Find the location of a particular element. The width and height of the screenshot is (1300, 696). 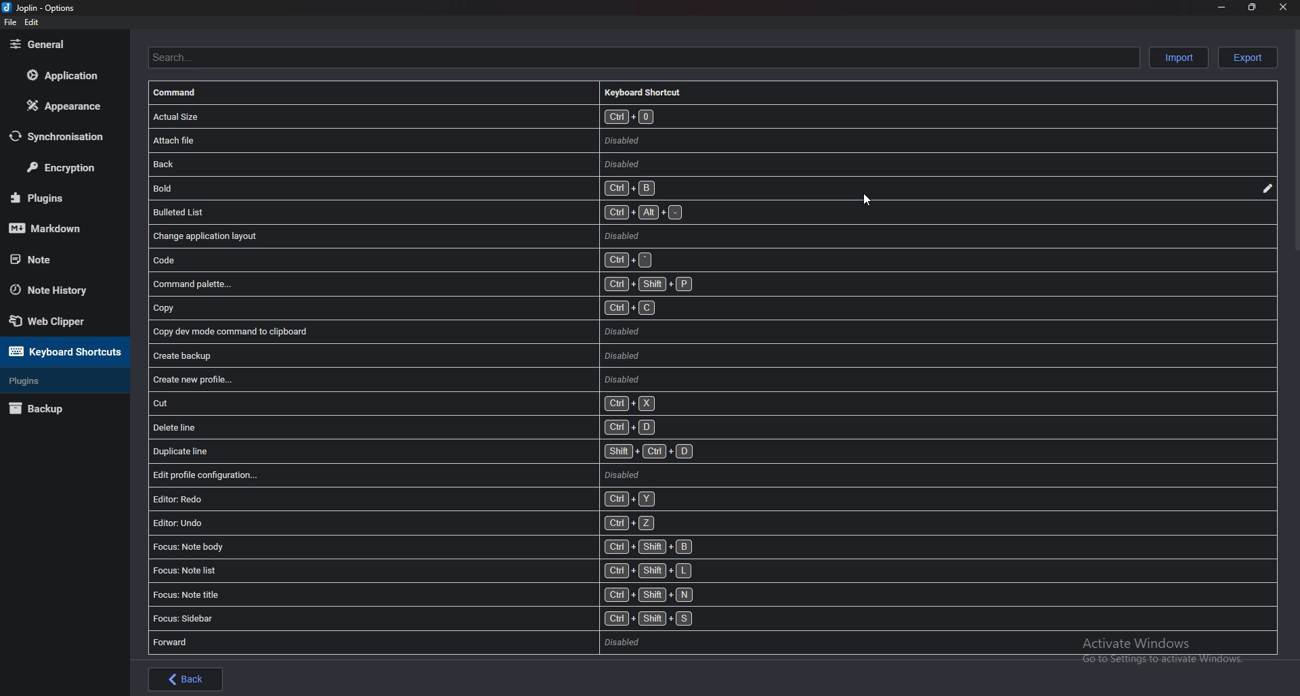

editor: ratio is located at coordinates (404, 499).